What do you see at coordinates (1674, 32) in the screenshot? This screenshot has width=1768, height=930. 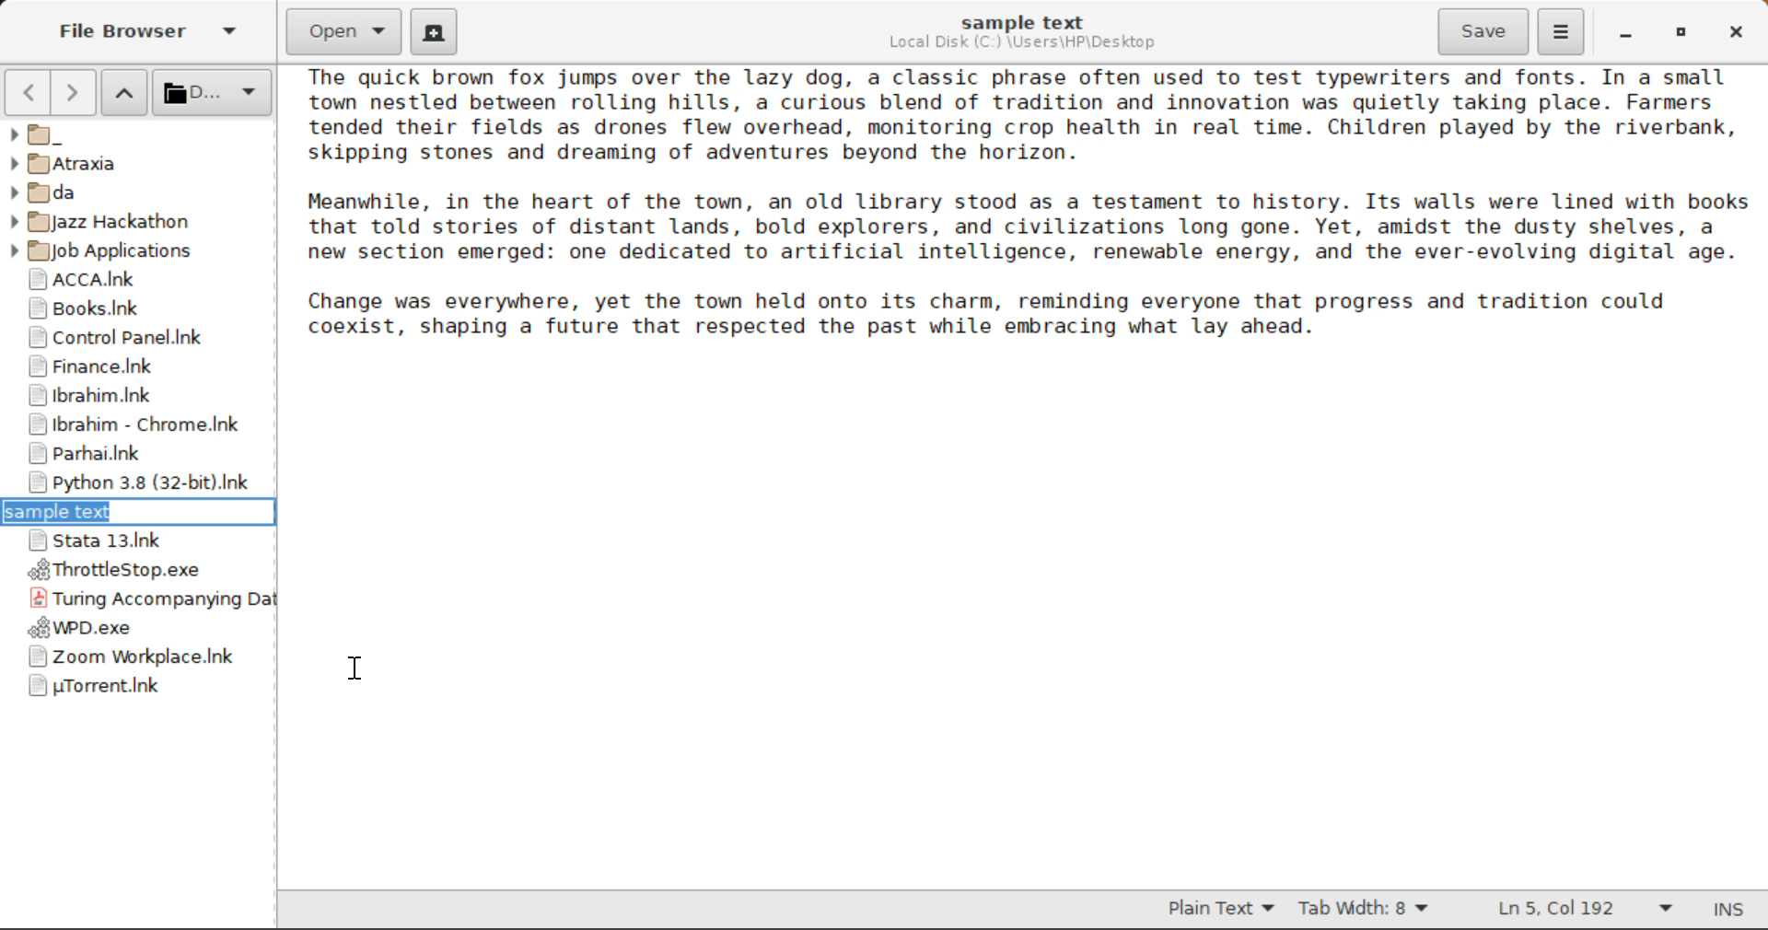 I see `Minimize` at bounding box center [1674, 32].